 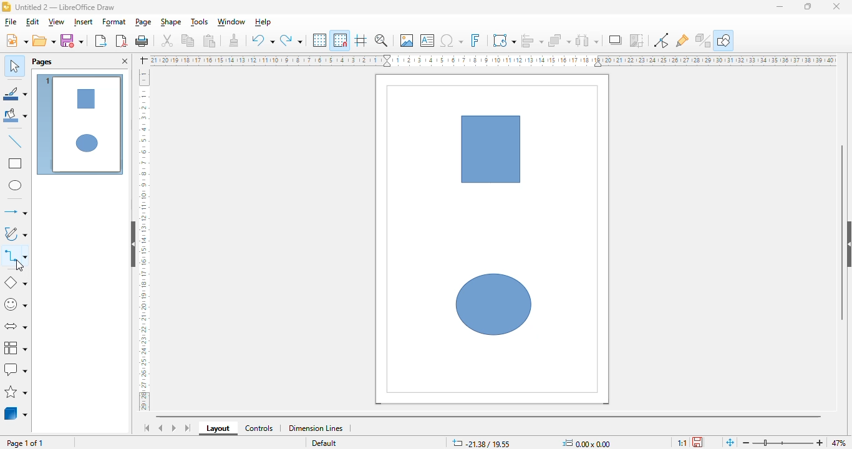 What do you see at coordinates (482, 443) in the screenshot?
I see `-21.38/19.55` at bounding box center [482, 443].